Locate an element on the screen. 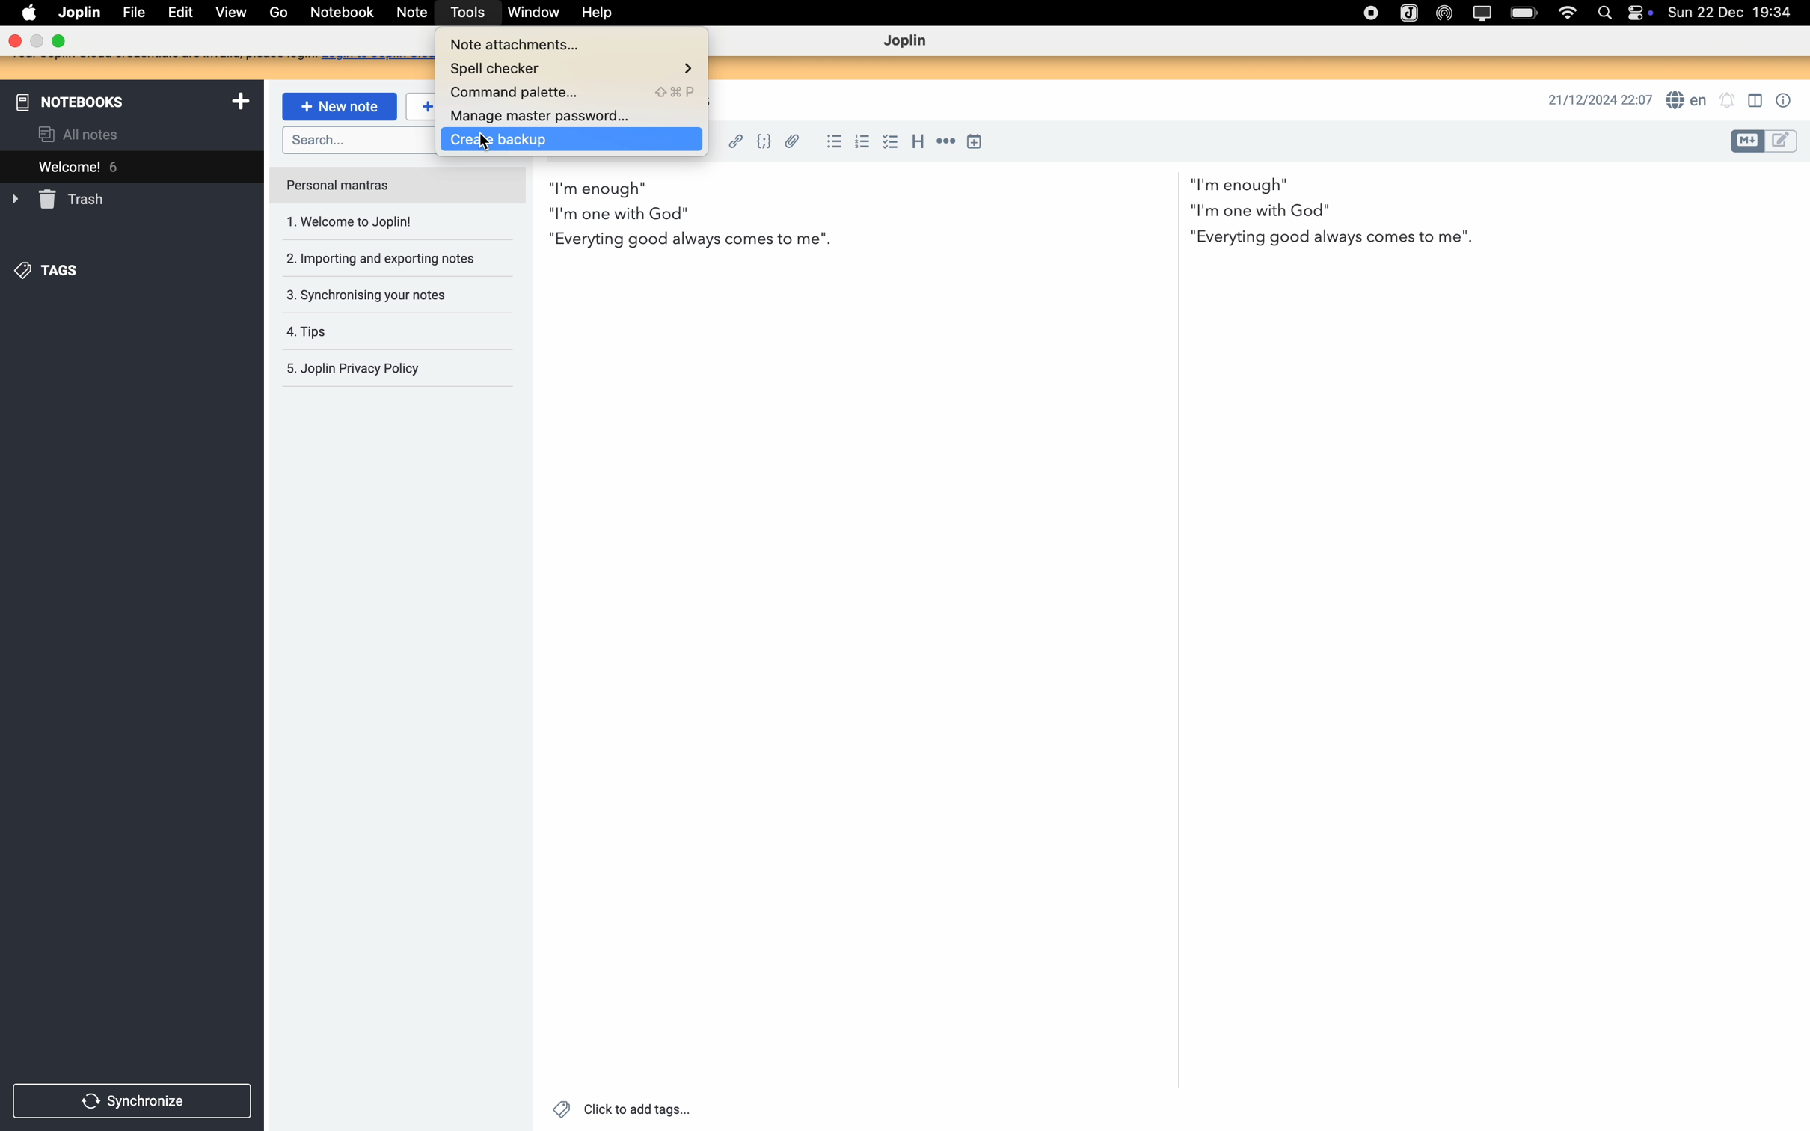 The width and height of the screenshot is (1810, 1131). tags is located at coordinates (49, 269).